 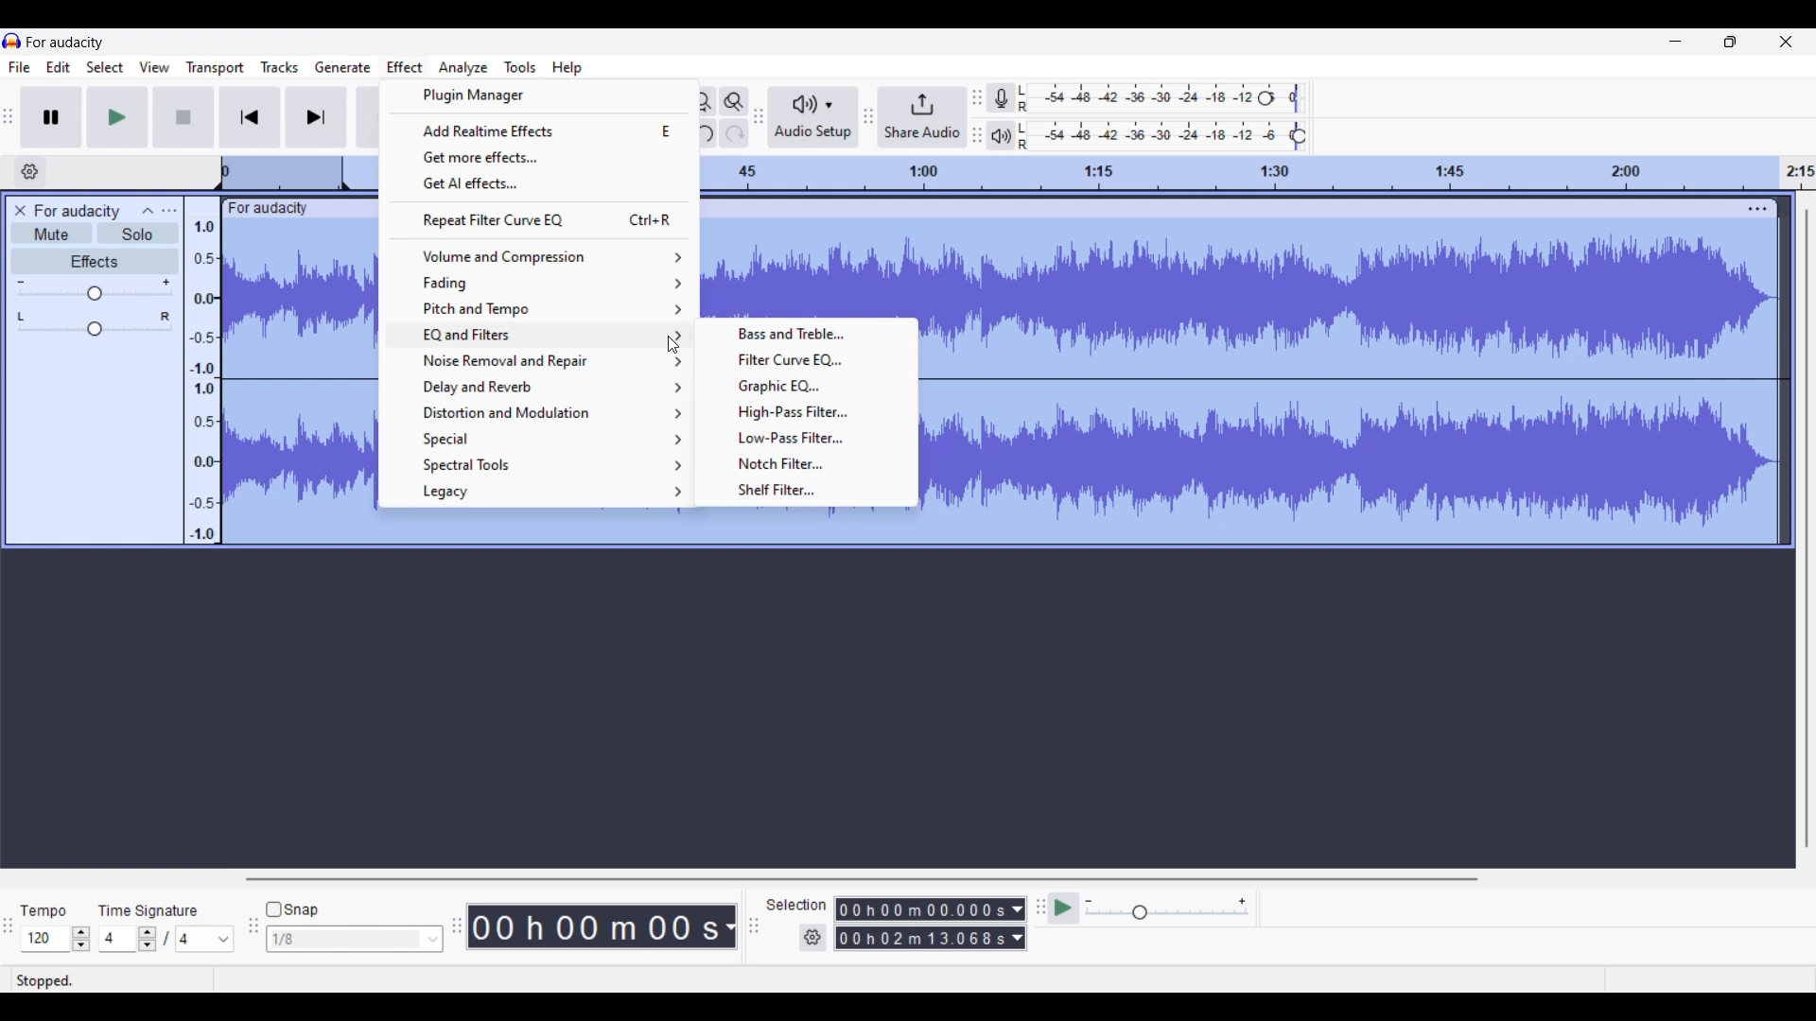 What do you see at coordinates (148, 209) in the screenshot?
I see `Collapse` at bounding box center [148, 209].